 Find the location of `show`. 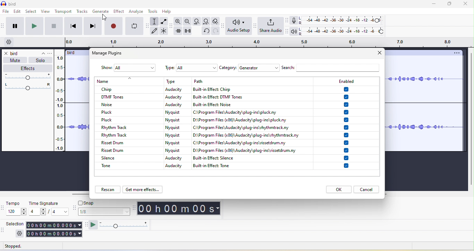

show is located at coordinates (105, 68).